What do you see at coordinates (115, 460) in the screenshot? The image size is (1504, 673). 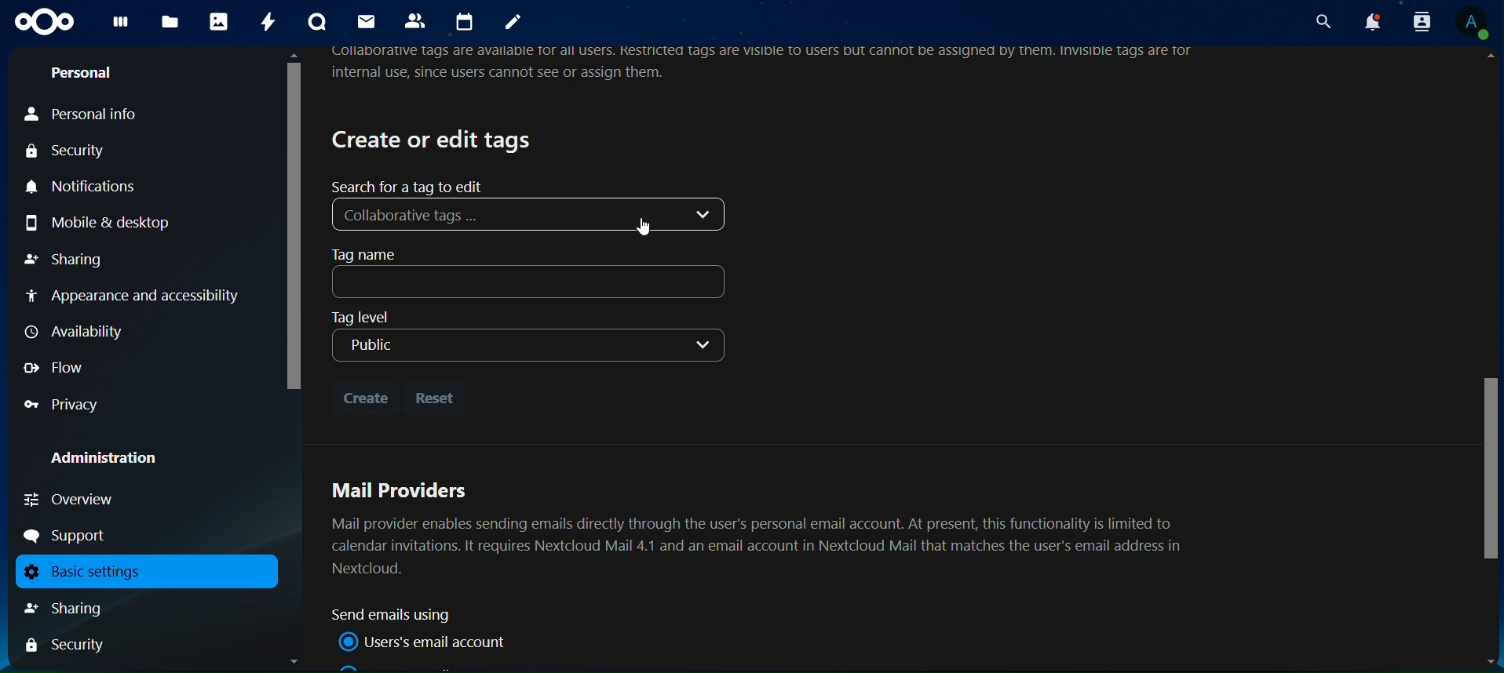 I see `administration` at bounding box center [115, 460].